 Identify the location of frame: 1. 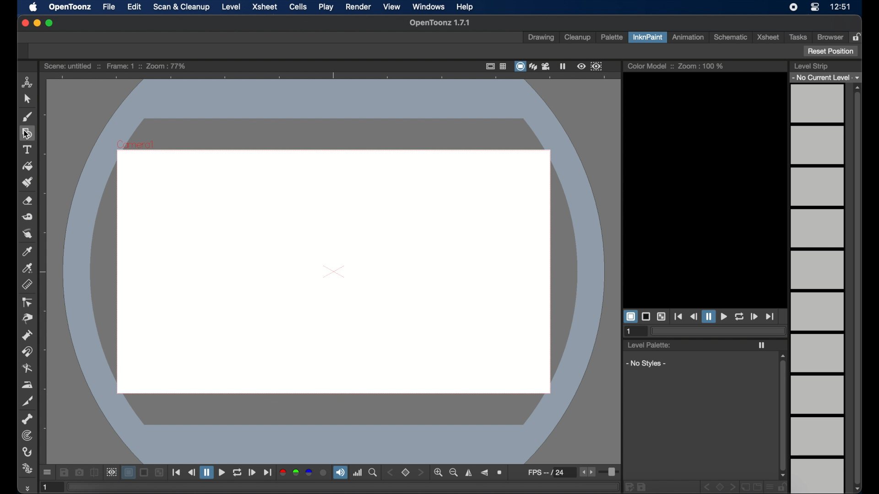
(123, 66).